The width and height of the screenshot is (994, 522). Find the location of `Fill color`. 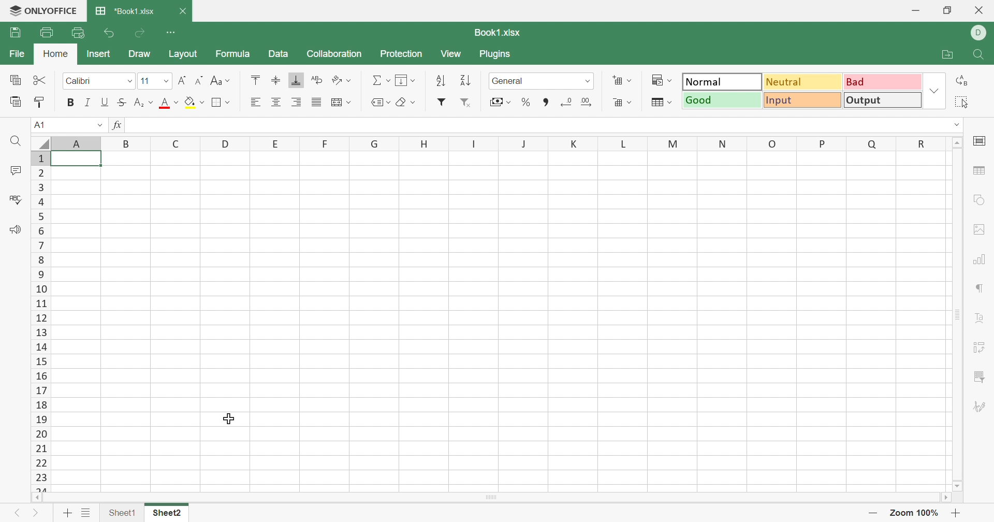

Fill color is located at coordinates (188, 100).